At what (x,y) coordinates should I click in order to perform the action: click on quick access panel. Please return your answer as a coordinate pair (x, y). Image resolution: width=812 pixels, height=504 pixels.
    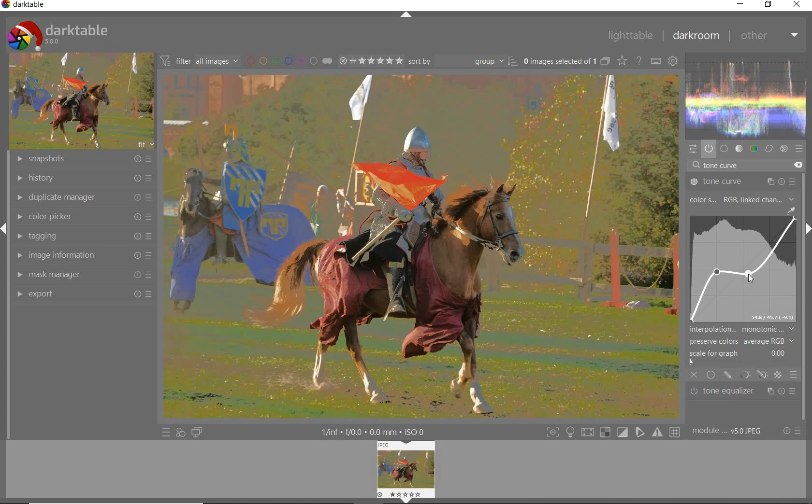
    Looking at the image, I should click on (692, 149).